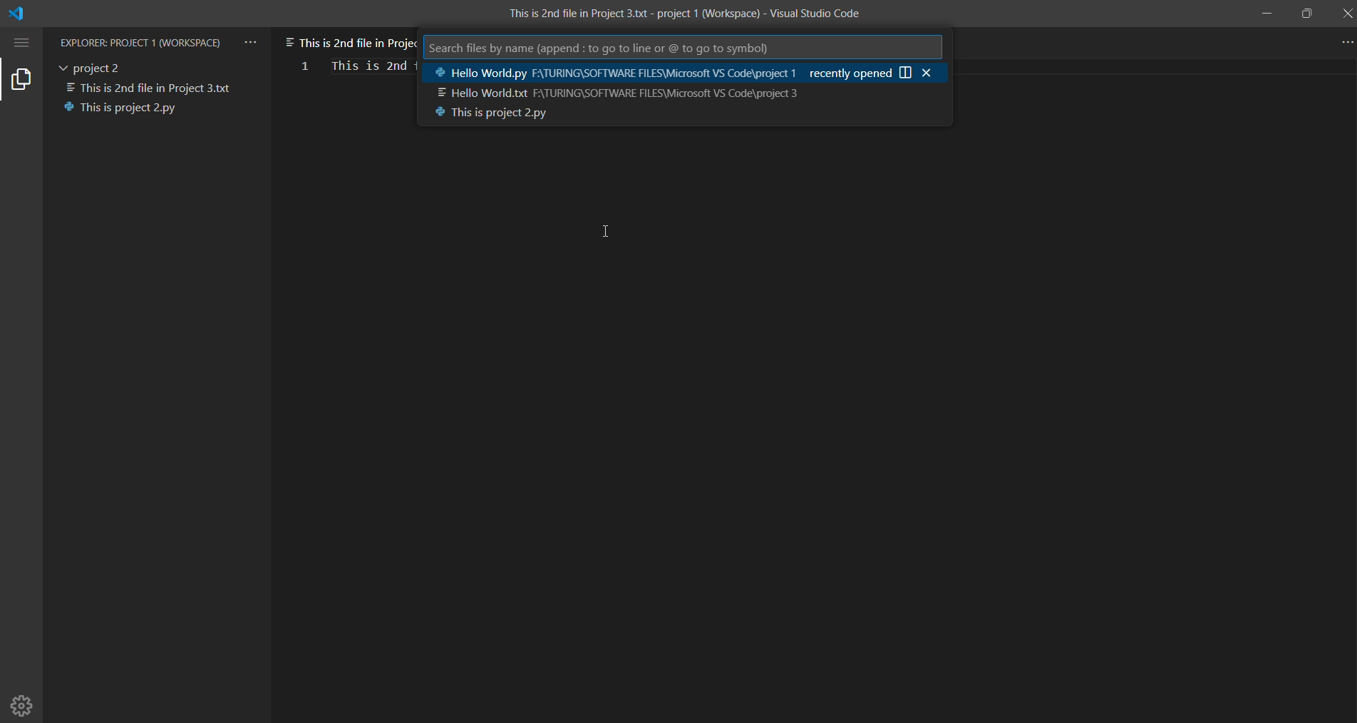  Describe the element at coordinates (23, 81) in the screenshot. I see `explorer` at that location.